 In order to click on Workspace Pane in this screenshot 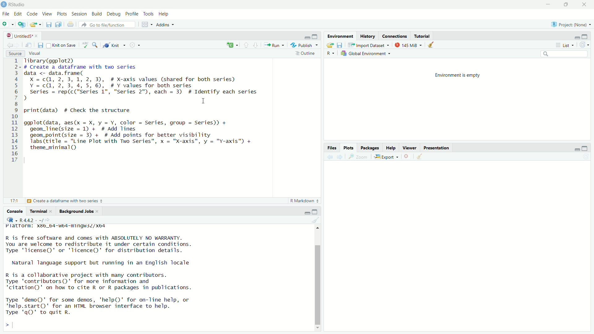, I will do `click(147, 25)`.